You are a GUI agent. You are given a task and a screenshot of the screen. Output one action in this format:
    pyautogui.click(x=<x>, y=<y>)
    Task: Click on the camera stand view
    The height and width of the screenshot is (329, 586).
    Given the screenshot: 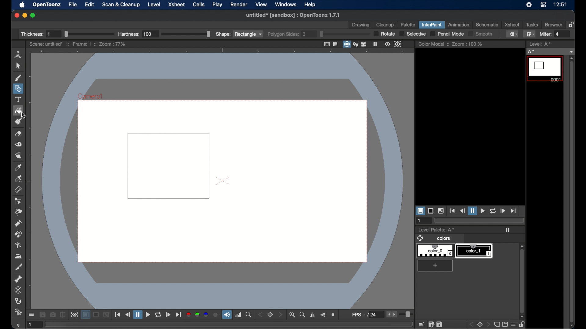 What is the action you would take?
    pyautogui.click(x=346, y=44)
    